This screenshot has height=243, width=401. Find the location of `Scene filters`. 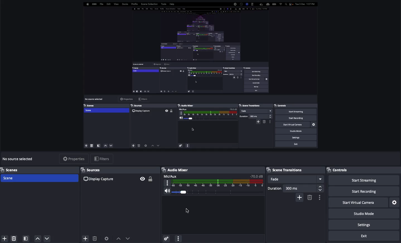

Scene filters is located at coordinates (26, 237).